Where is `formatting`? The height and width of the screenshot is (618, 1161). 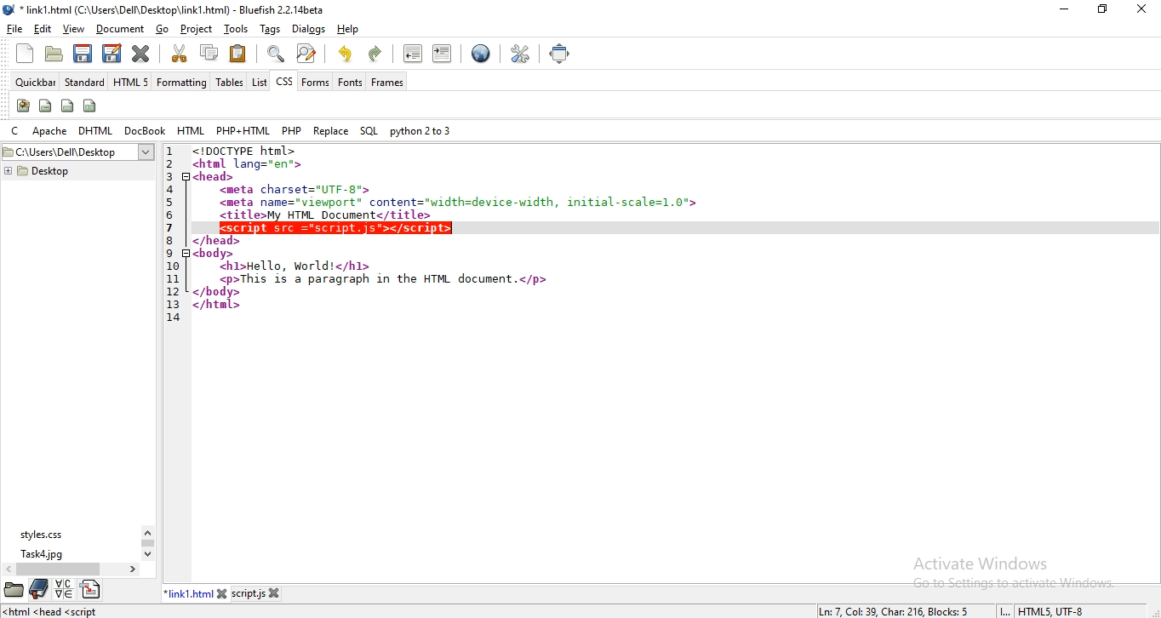
formatting is located at coordinates (182, 82).